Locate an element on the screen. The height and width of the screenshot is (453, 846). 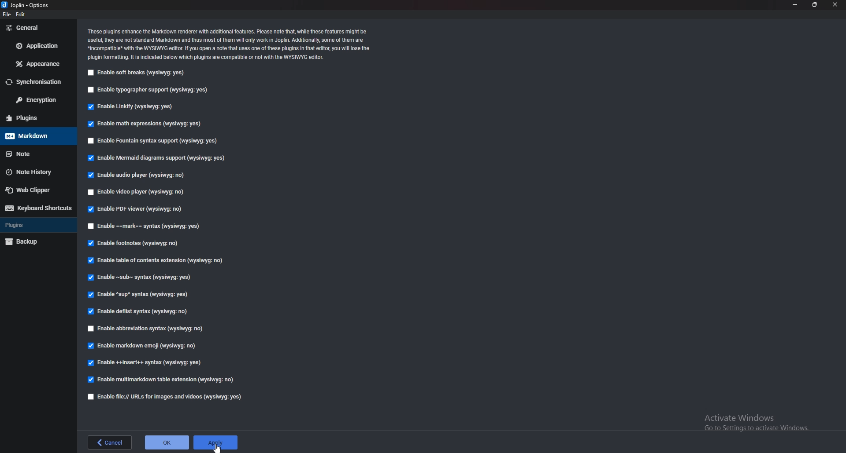
Minimize is located at coordinates (796, 5).